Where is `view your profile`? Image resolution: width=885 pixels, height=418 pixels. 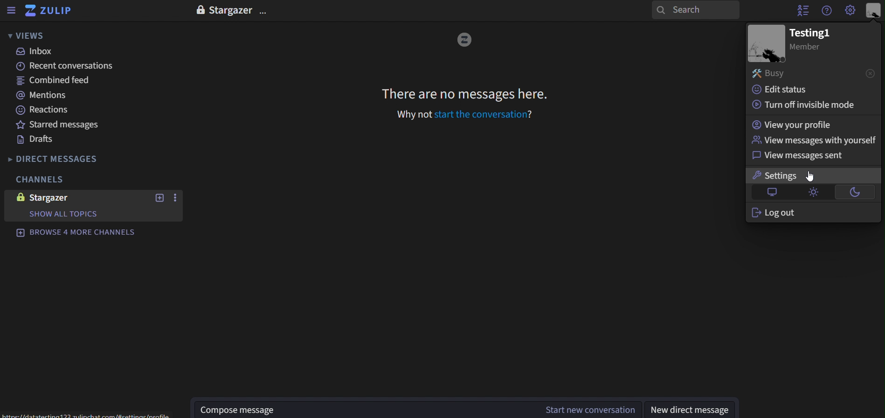 view your profile is located at coordinates (801, 124).